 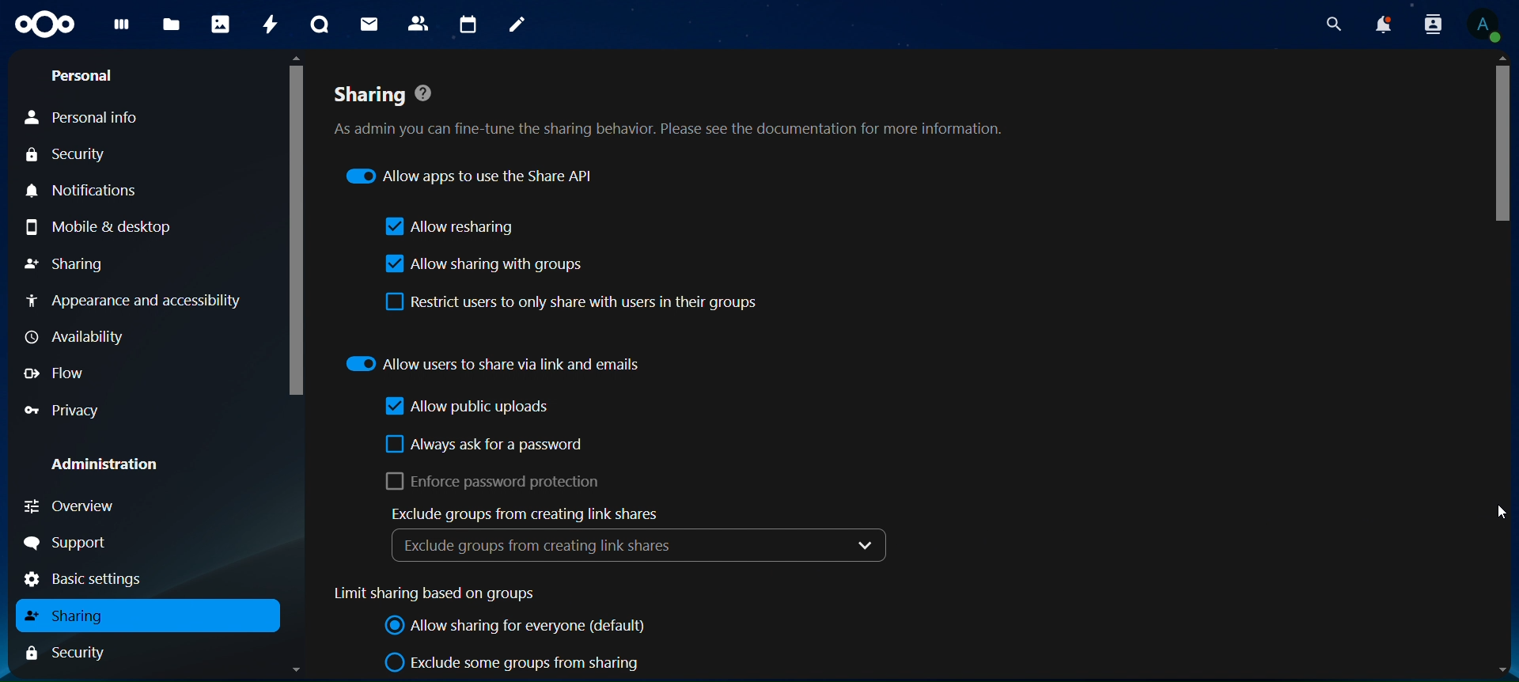 What do you see at coordinates (135, 301) in the screenshot?
I see `appearance and accessibility` at bounding box center [135, 301].